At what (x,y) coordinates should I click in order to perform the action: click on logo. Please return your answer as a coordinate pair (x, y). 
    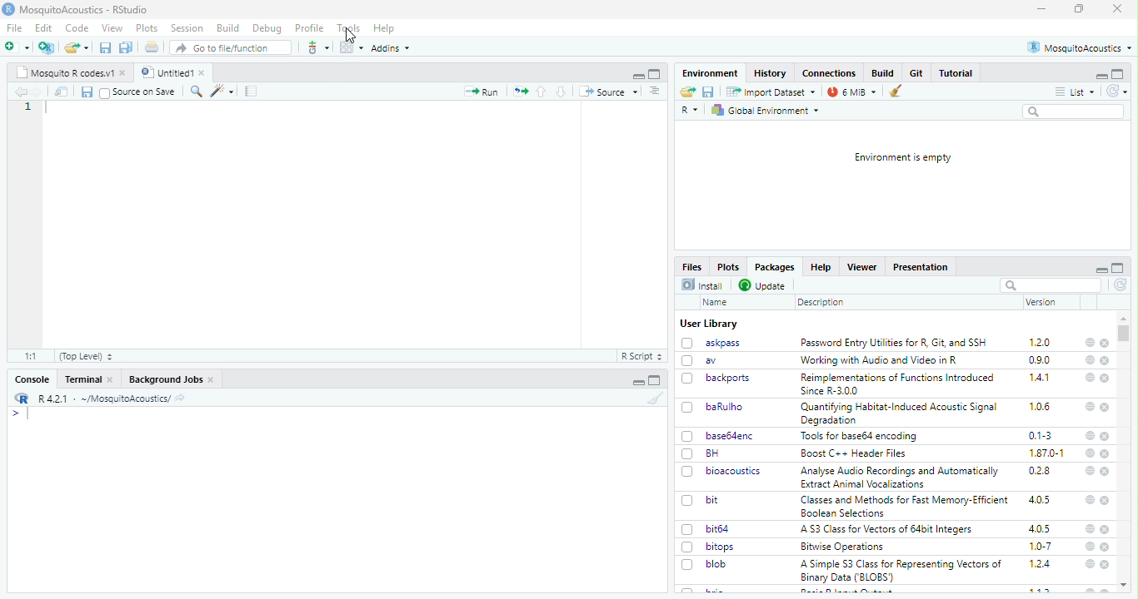
    Looking at the image, I should click on (8, 9).